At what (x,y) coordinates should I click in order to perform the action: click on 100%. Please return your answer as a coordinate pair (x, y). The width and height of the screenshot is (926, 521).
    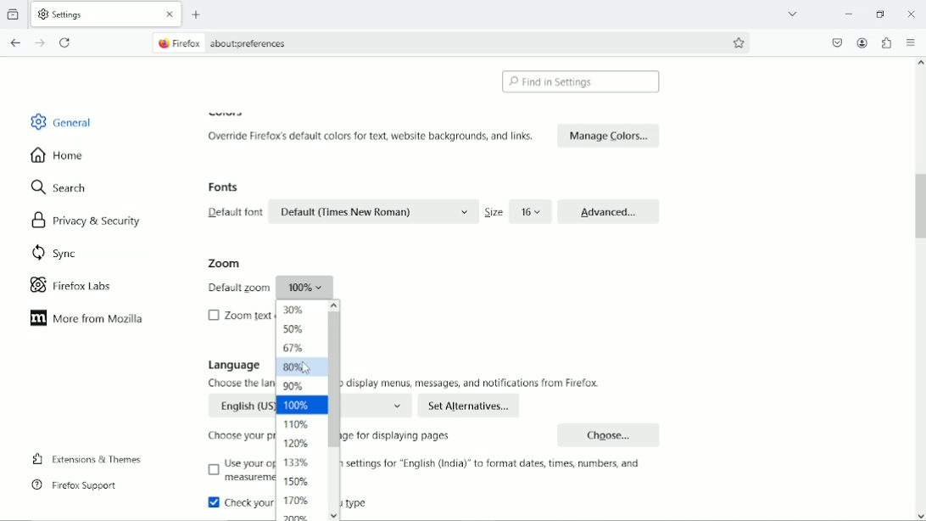
    Looking at the image, I should click on (267, 287).